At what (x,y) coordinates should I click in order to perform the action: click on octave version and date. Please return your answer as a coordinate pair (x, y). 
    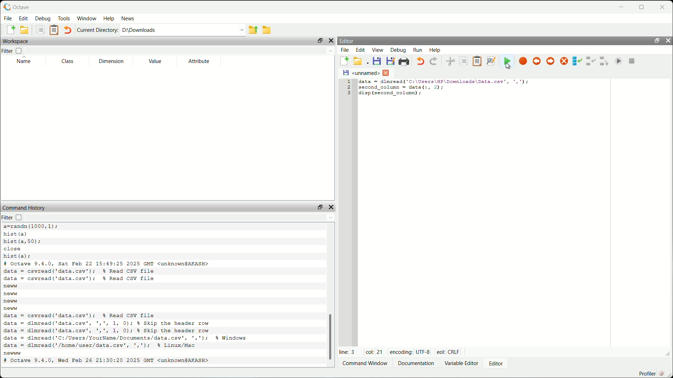
    Looking at the image, I should click on (137, 263).